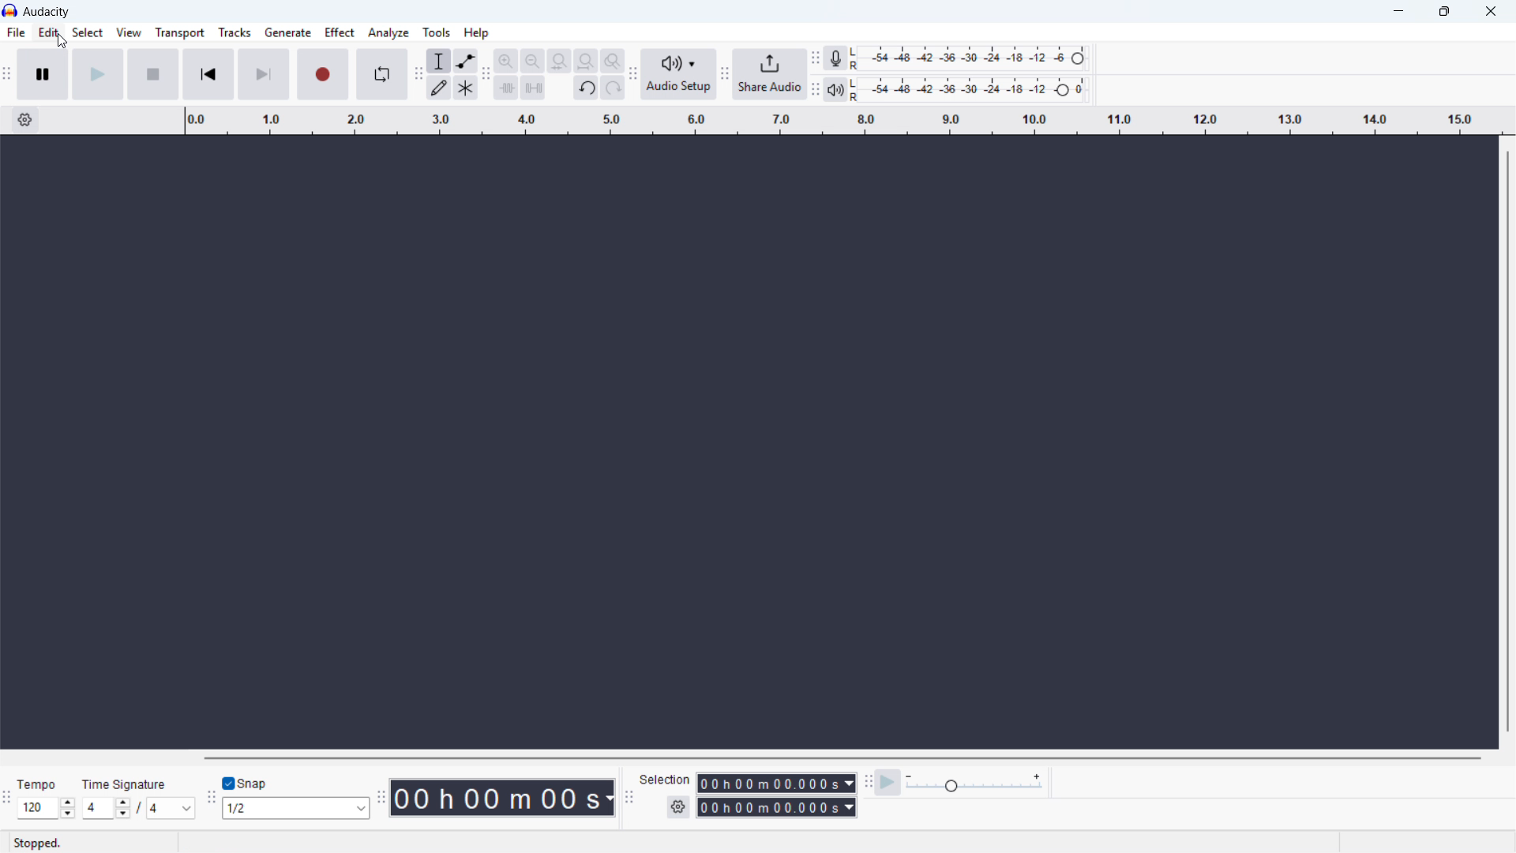 The height and width of the screenshot is (853, 1516). Describe the element at coordinates (836, 58) in the screenshot. I see `recording meter` at that location.